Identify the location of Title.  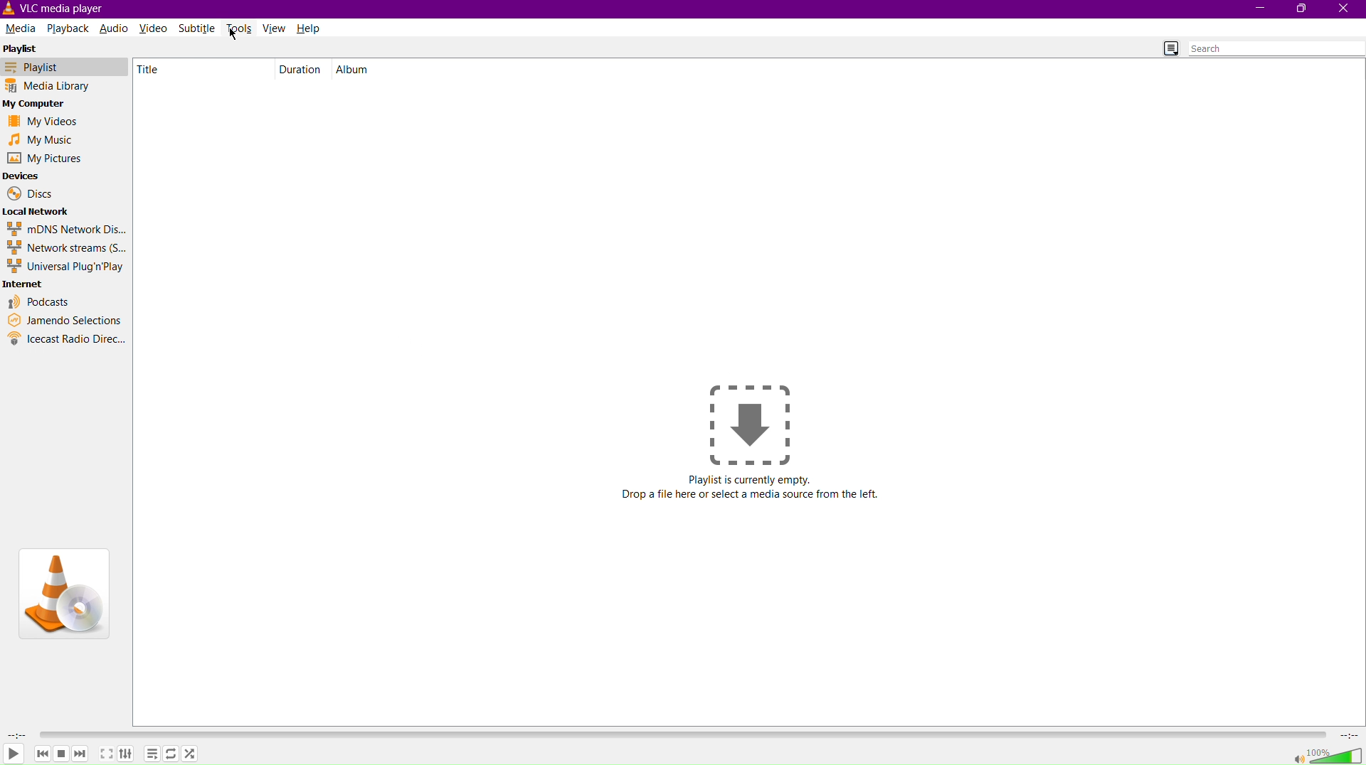
(155, 69).